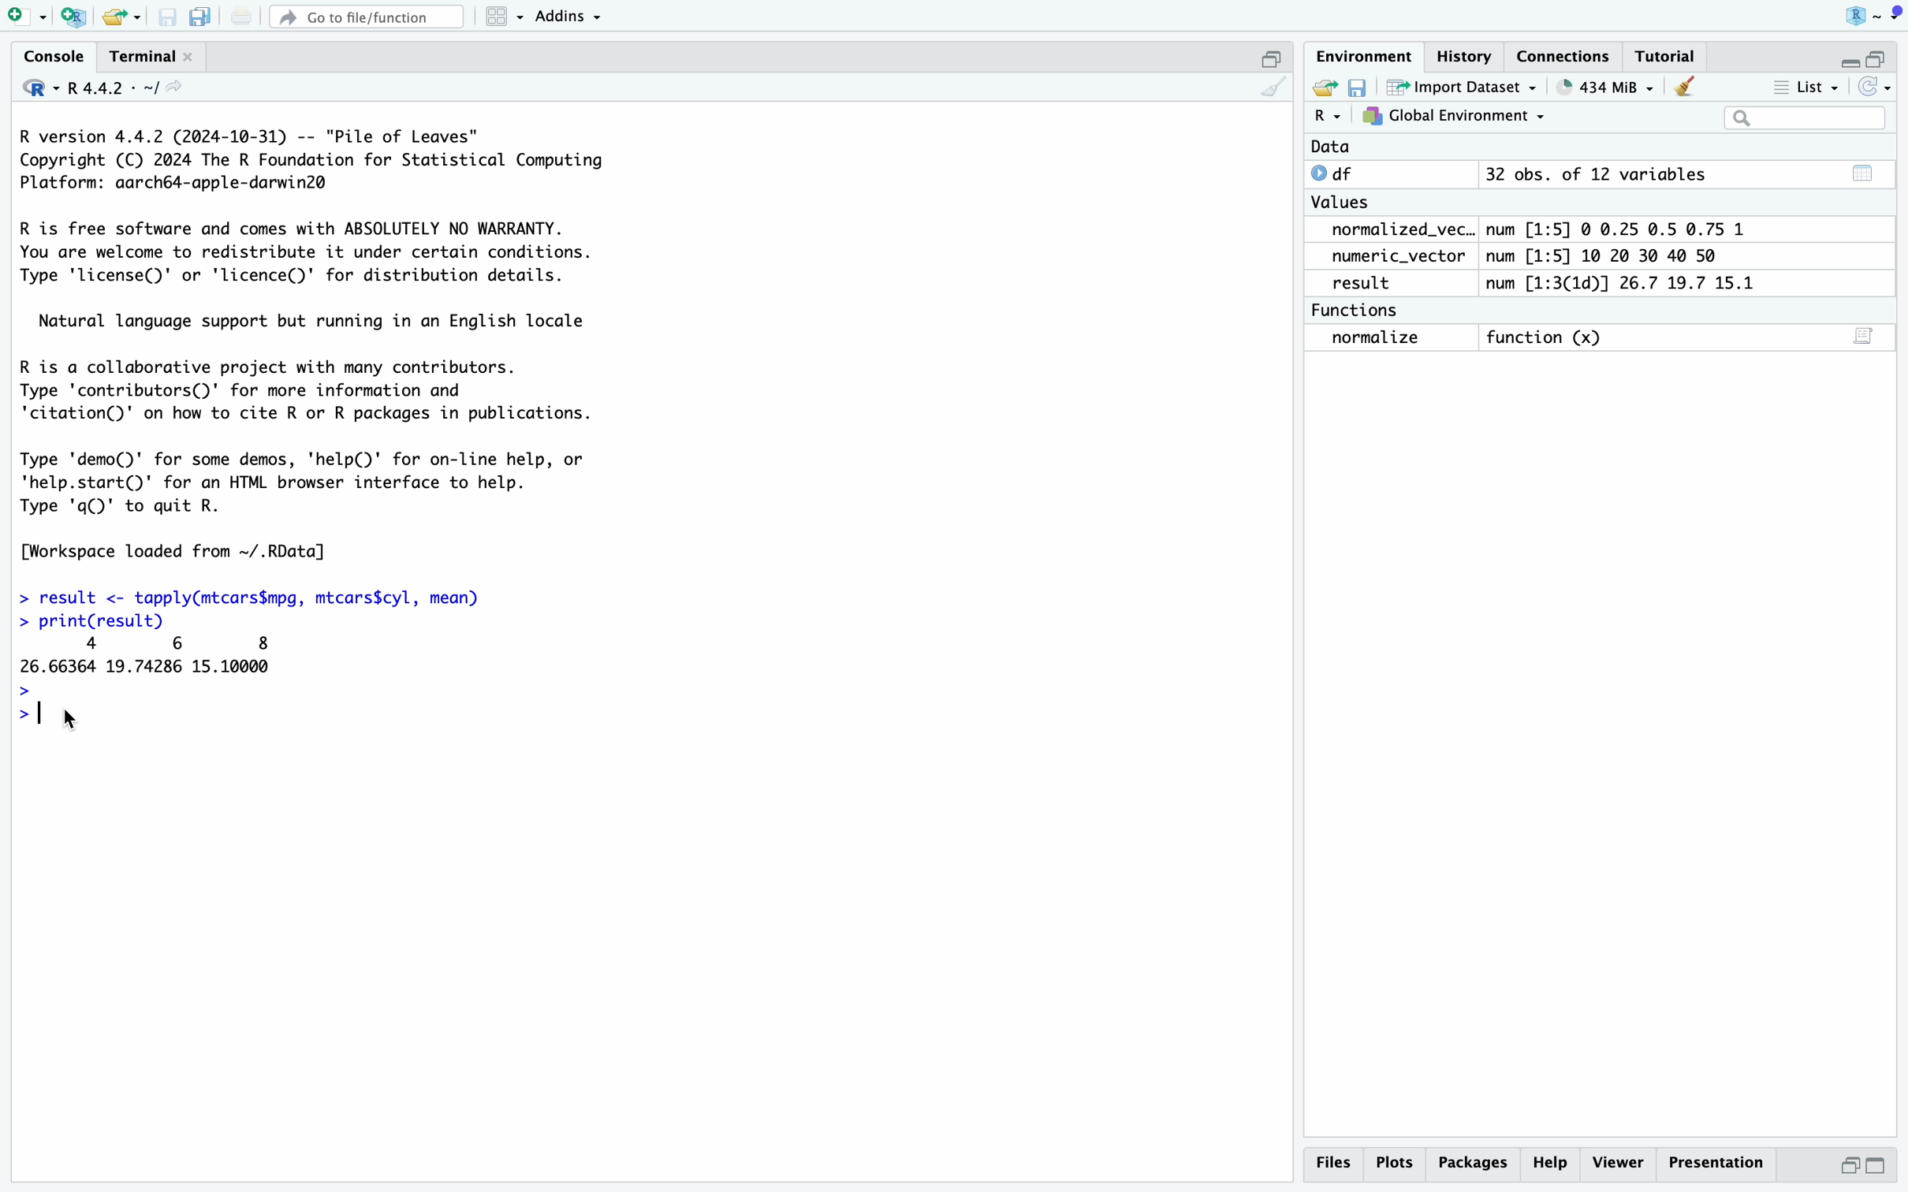 This screenshot has height=1192, width=1908. I want to click on normalize, so click(1377, 337).